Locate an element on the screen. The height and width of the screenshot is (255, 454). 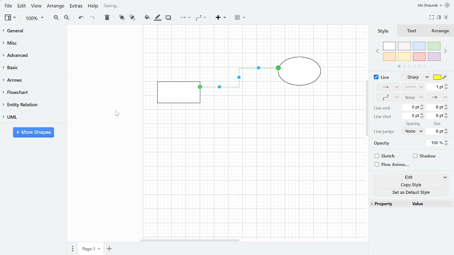
green is located at coordinates (434, 47).